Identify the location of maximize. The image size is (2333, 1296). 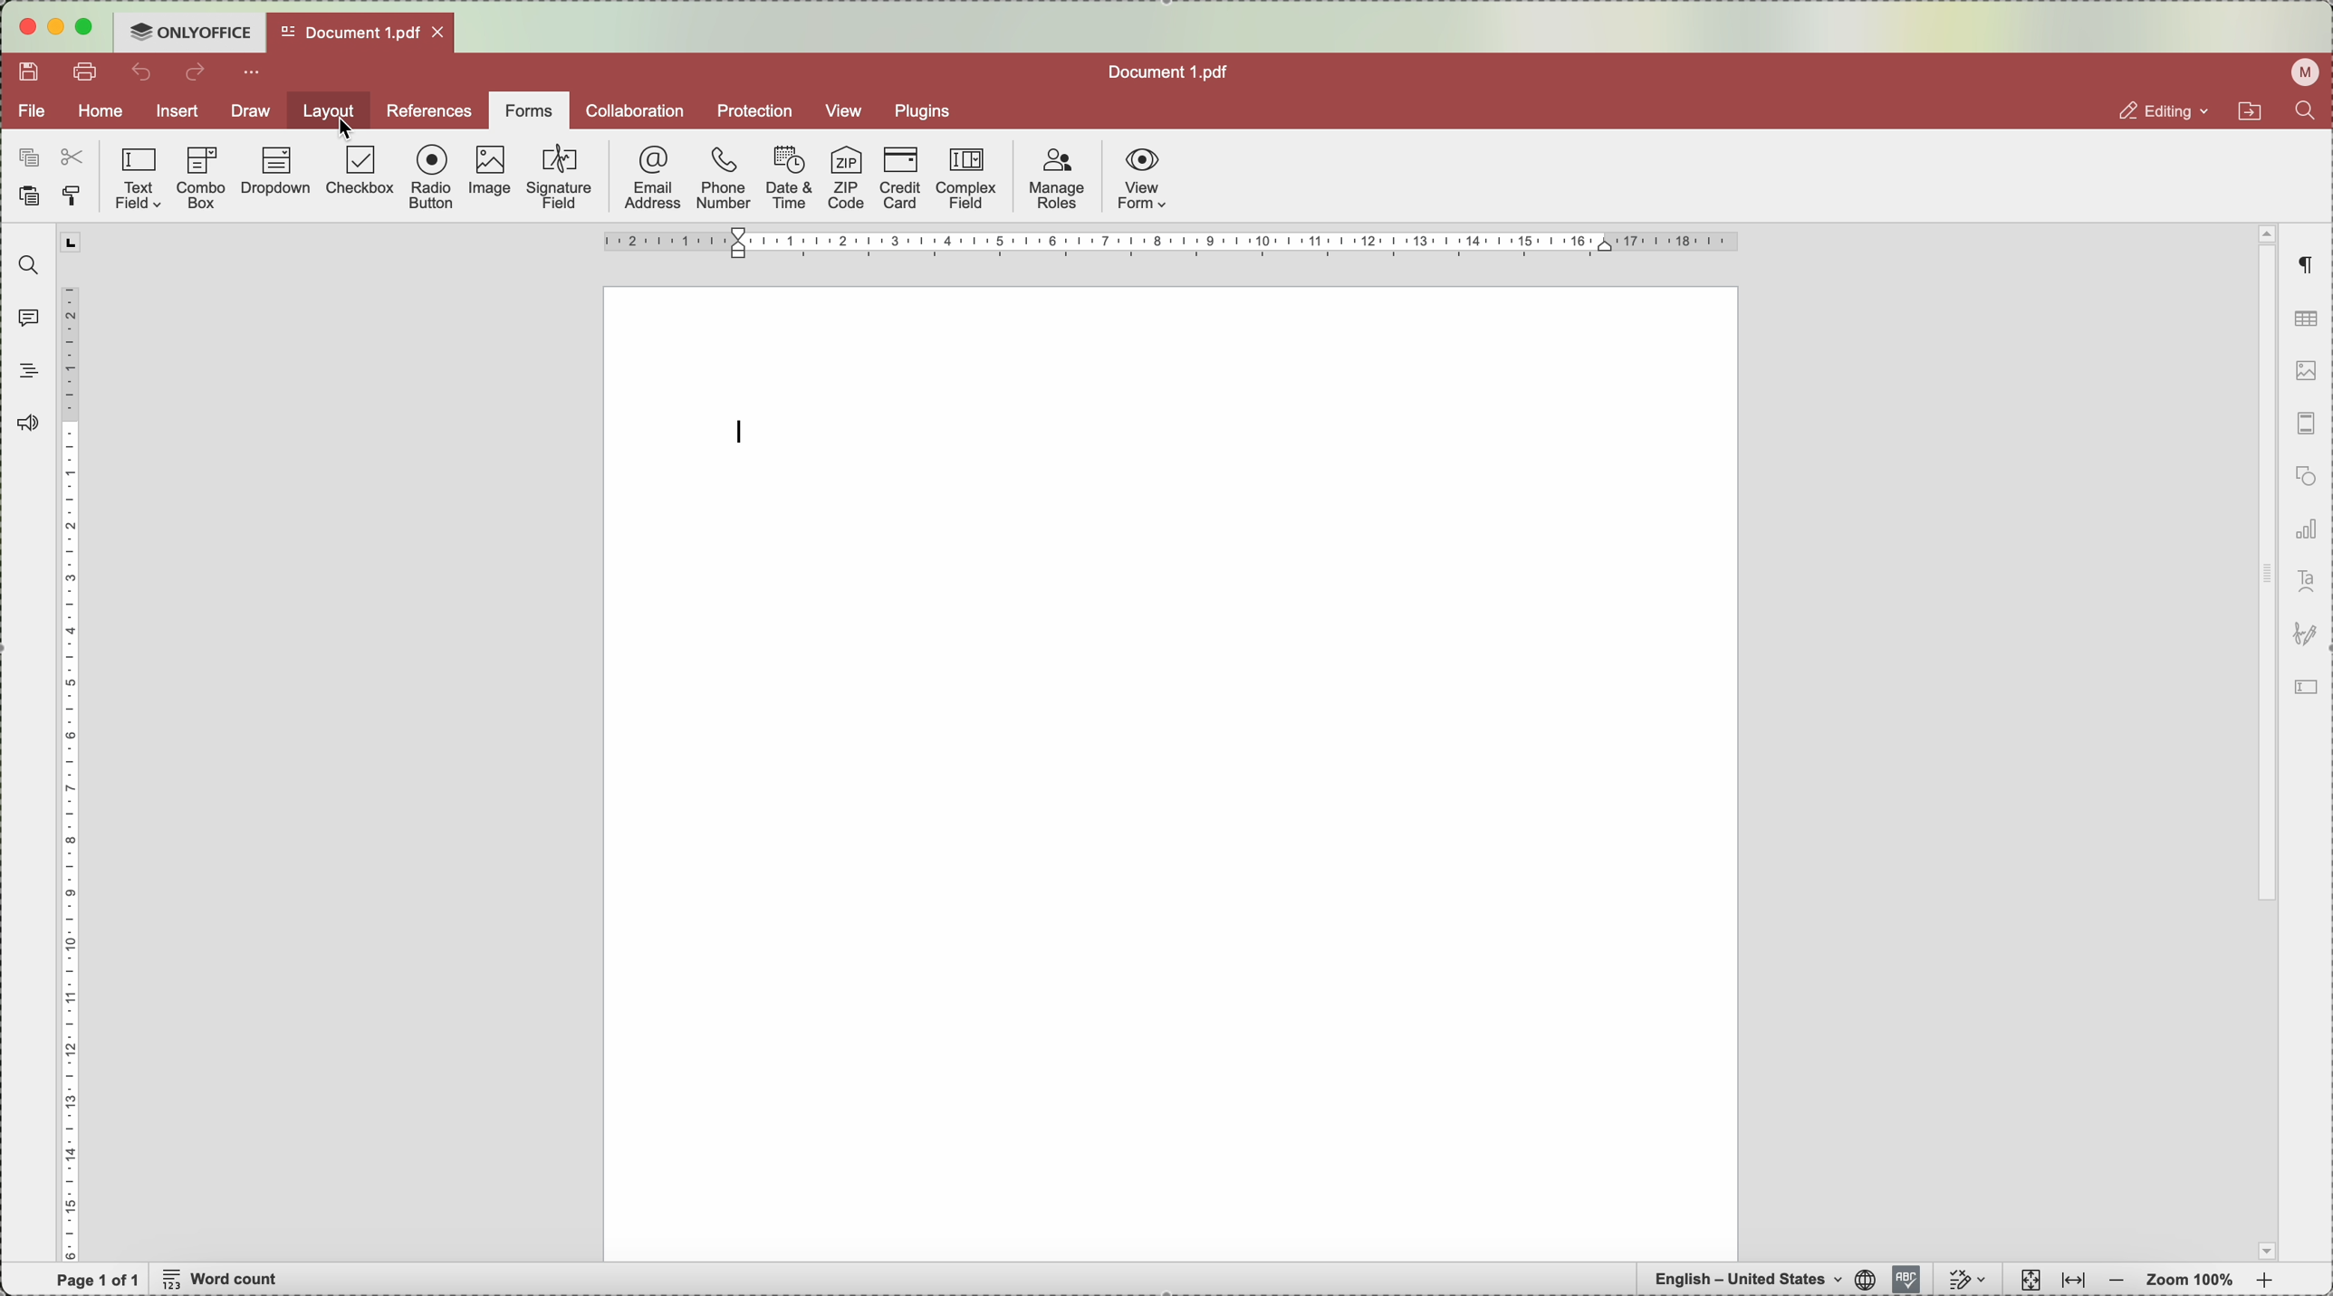
(91, 26).